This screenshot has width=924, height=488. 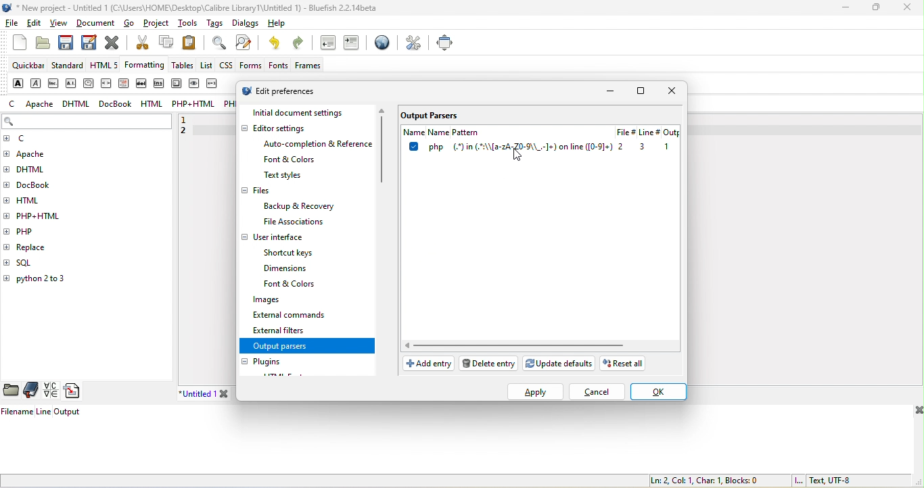 I want to click on css, so click(x=227, y=67).